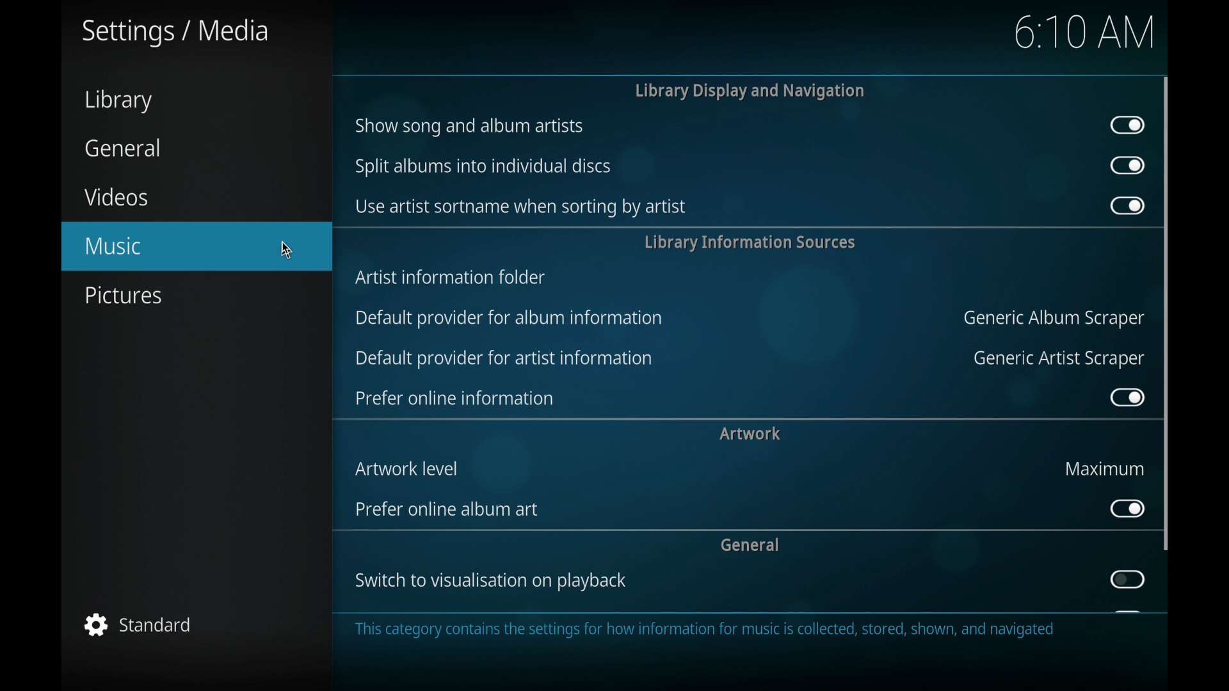 The image size is (1229, 691). What do you see at coordinates (492, 581) in the screenshot?
I see `switch to visualization on playback` at bounding box center [492, 581].